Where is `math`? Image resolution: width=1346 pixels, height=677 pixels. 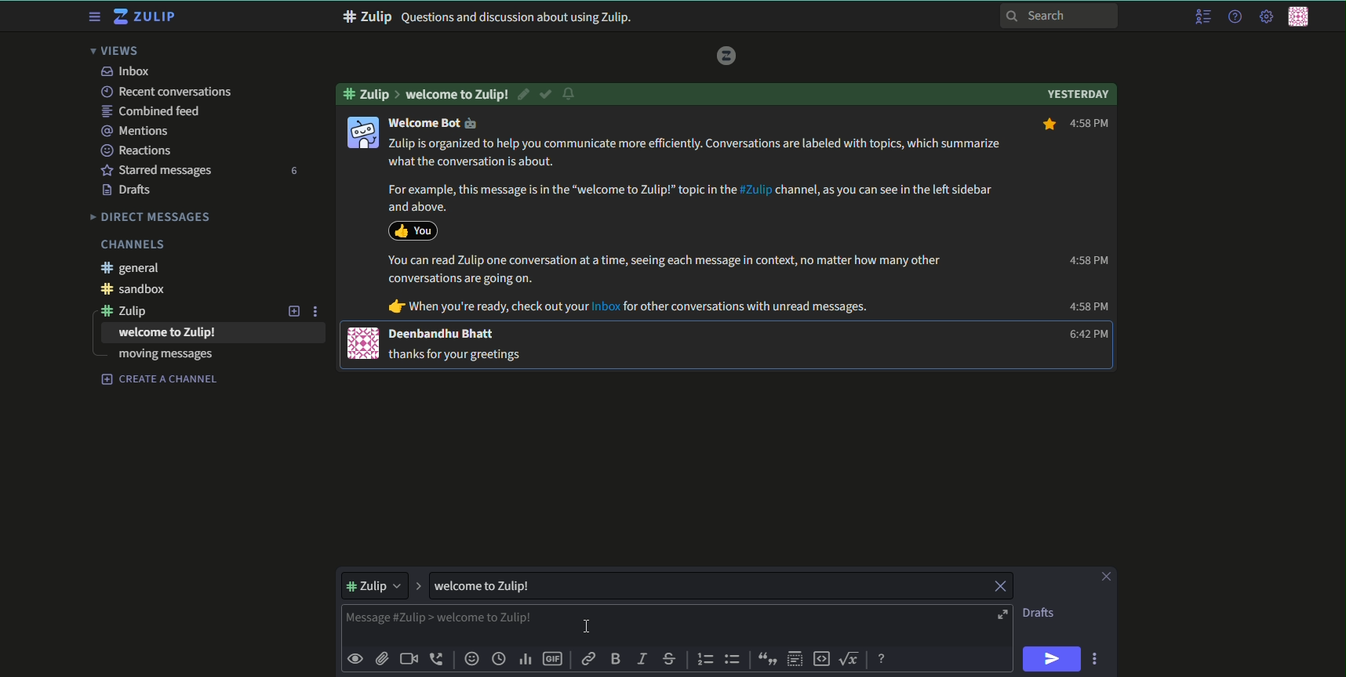
math is located at coordinates (852, 657).